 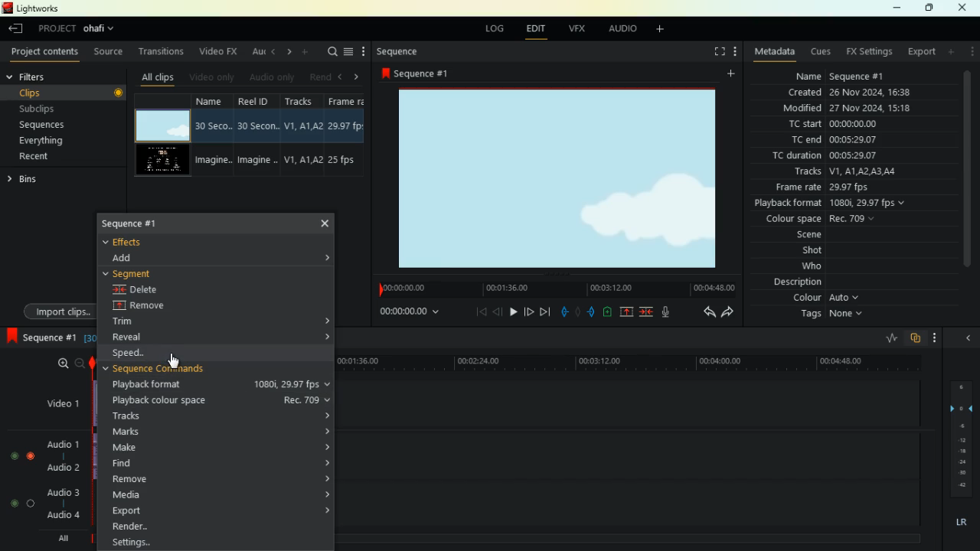 What do you see at coordinates (959, 439) in the screenshot?
I see `layers` at bounding box center [959, 439].